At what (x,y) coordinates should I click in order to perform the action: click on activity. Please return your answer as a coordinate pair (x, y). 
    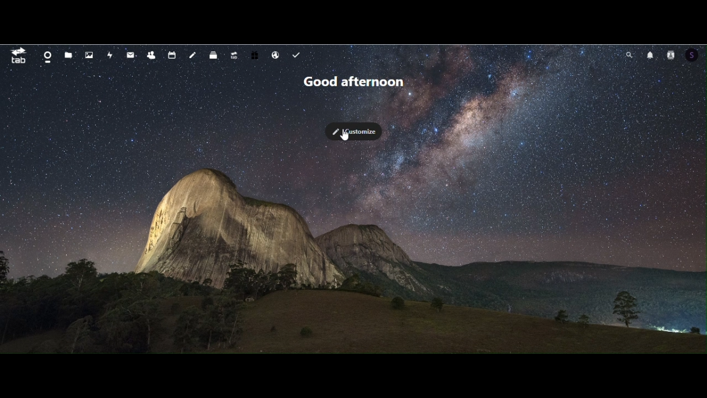
    Looking at the image, I should click on (112, 56).